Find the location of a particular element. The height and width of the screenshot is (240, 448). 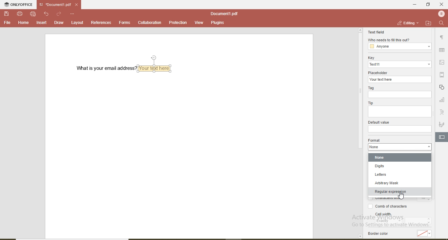

shapes is located at coordinates (442, 88).